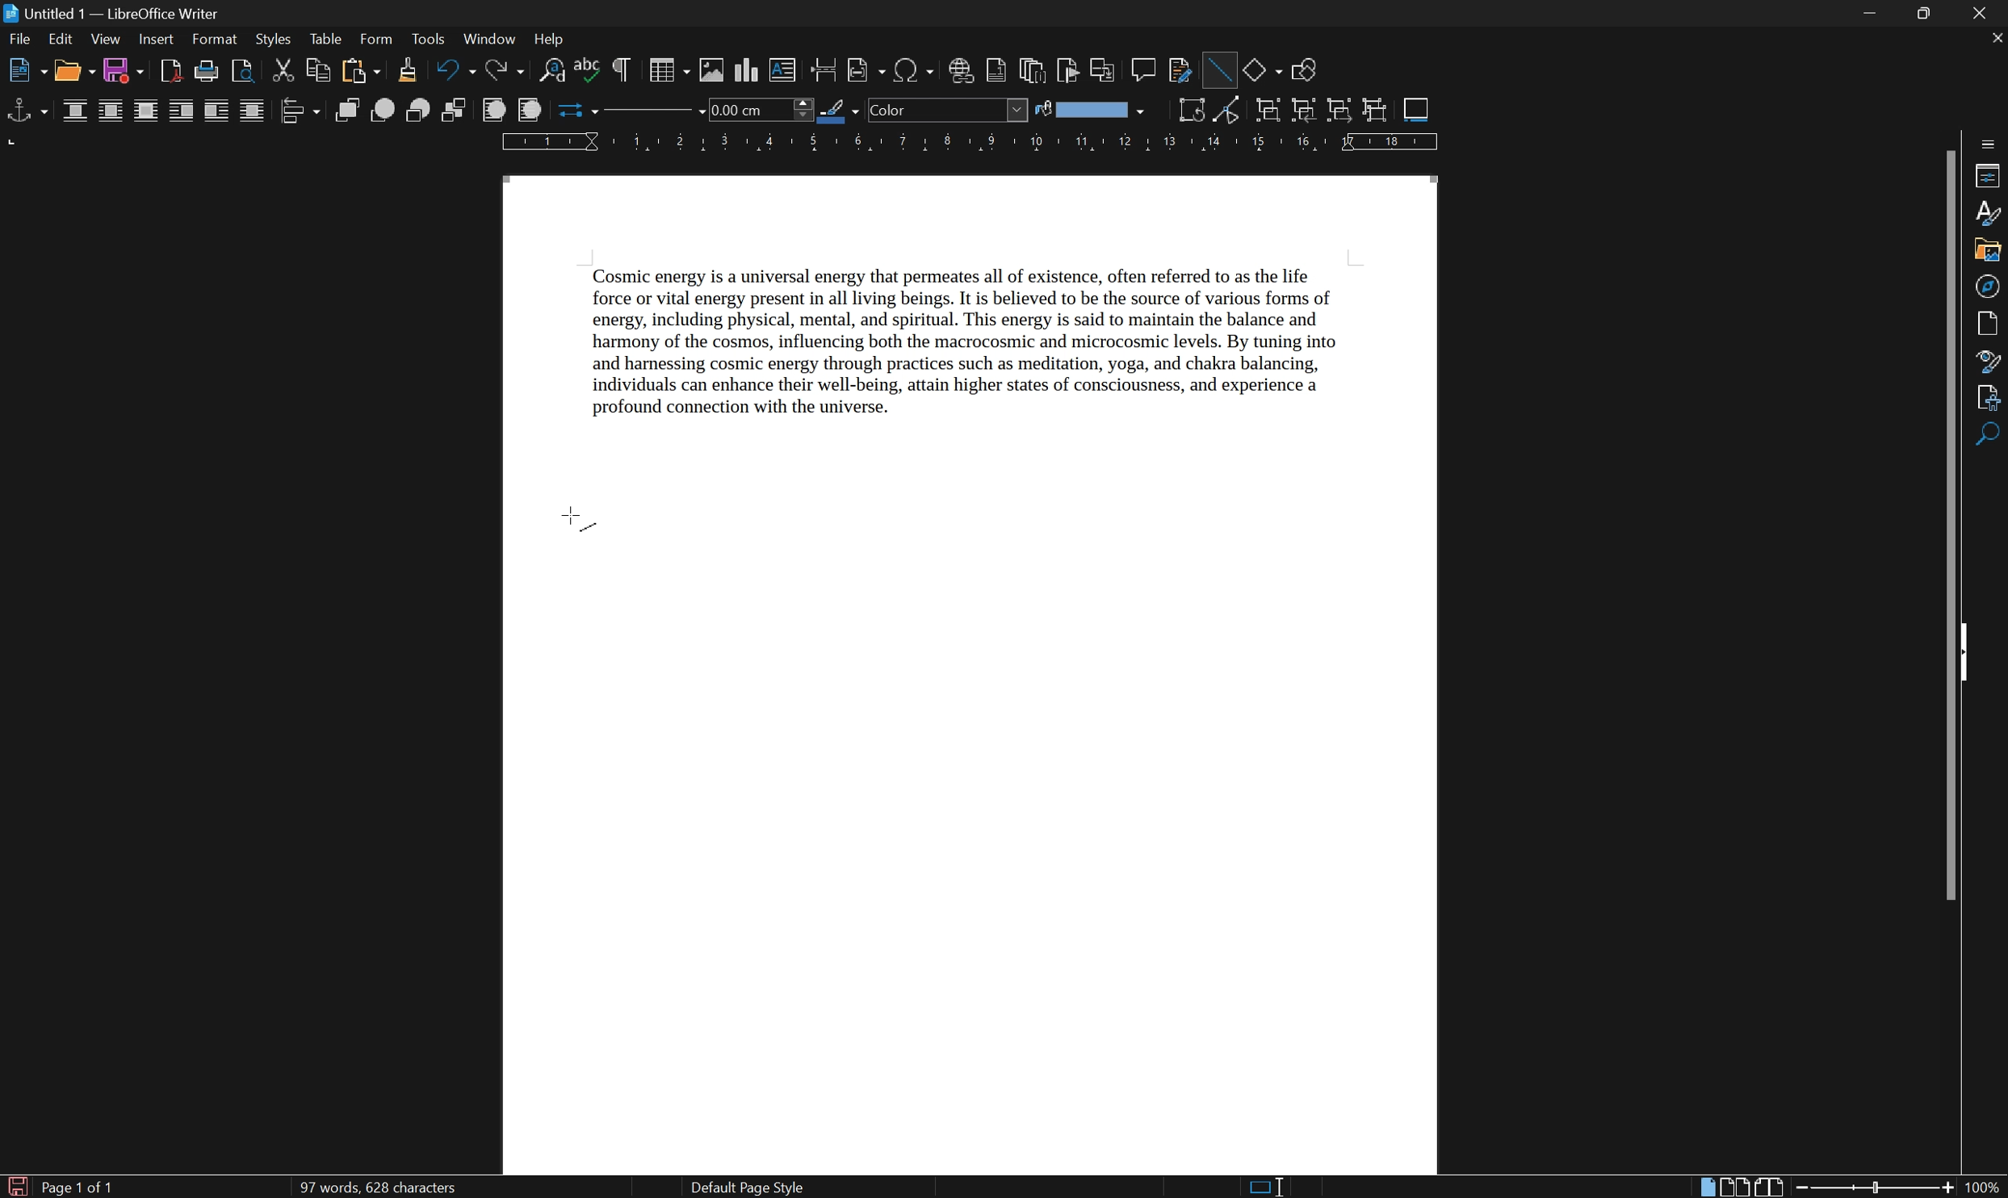  Describe the element at coordinates (1988, 213) in the screenshot. I see `styles` at that location.